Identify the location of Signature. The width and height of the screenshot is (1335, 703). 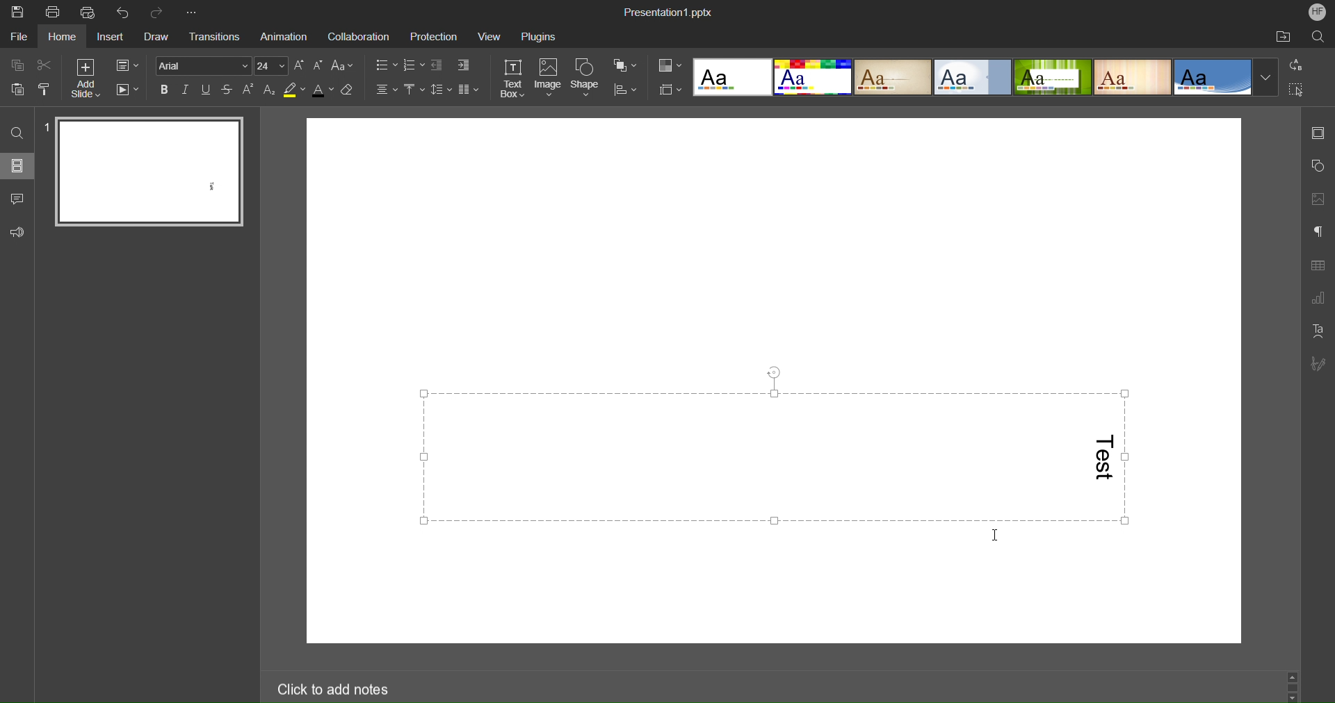
(1318, 364).